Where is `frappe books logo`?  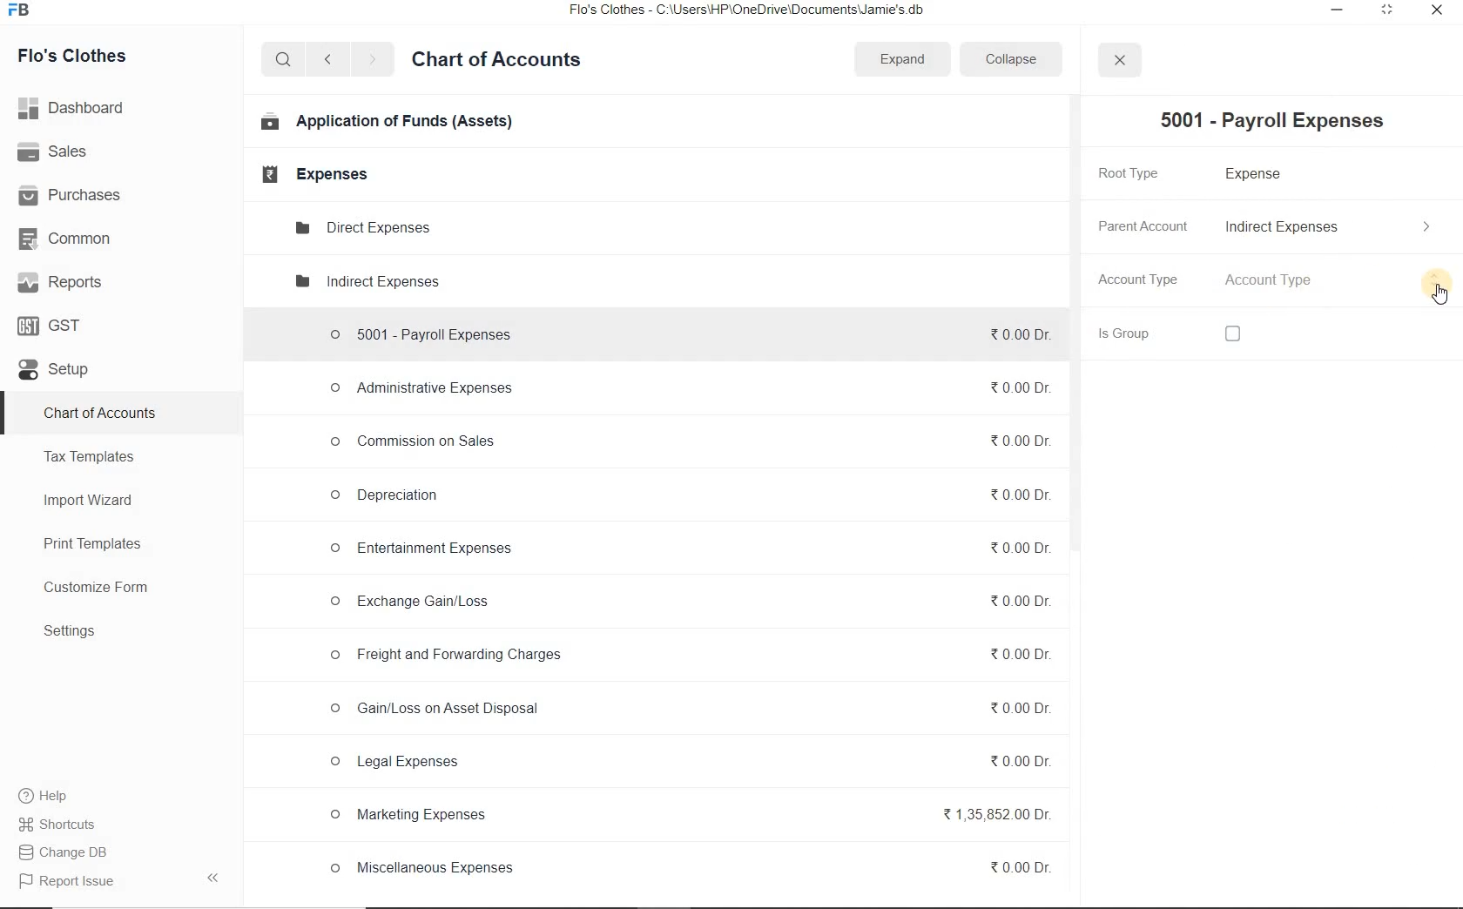
frappe books logo is located at coordinates (23, 11).